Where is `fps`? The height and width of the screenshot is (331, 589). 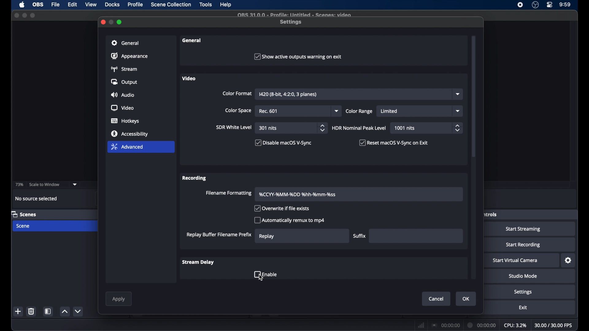
fps is located at coordinates (554, 325).